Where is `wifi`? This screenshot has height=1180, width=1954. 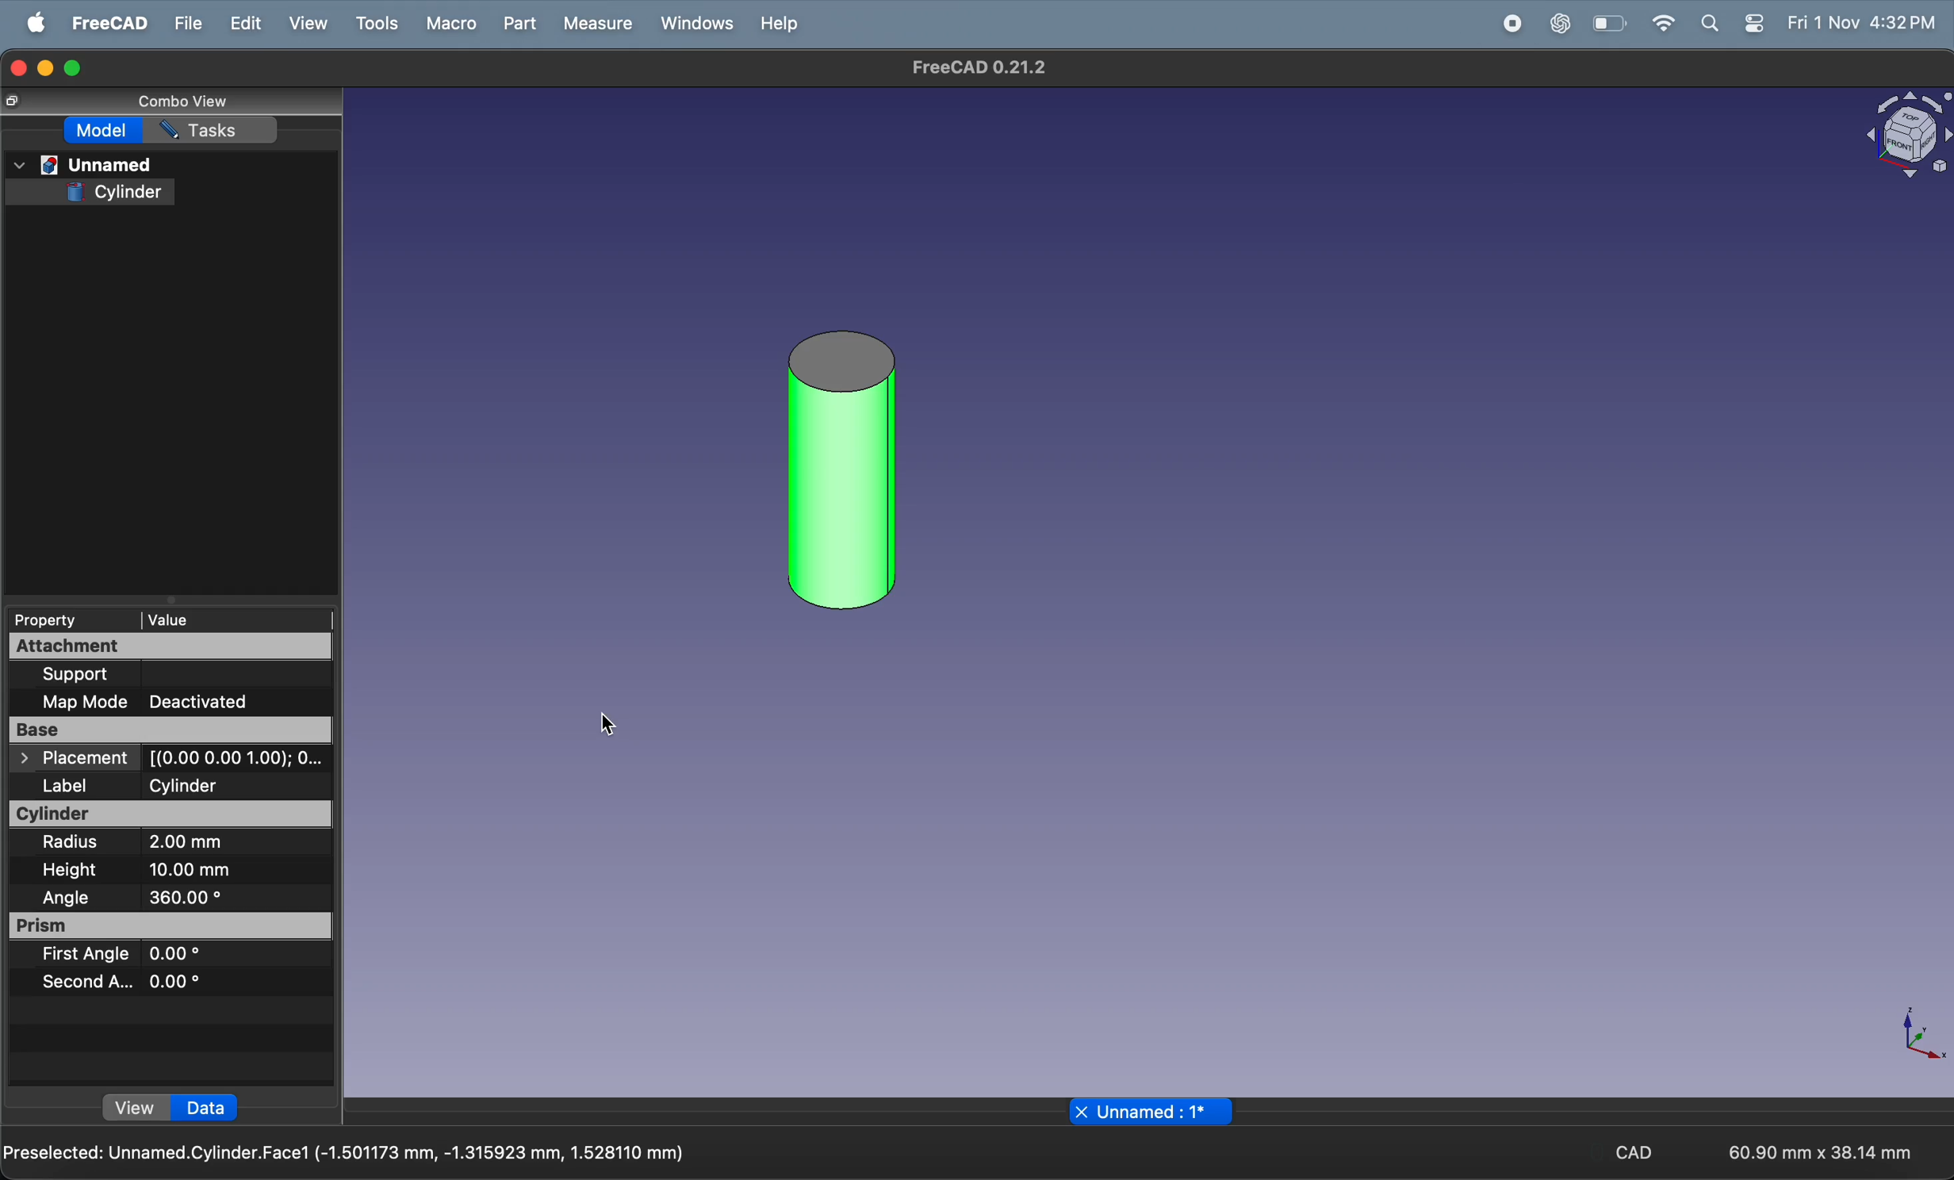 wifi is located at coordinates (1662, 23).